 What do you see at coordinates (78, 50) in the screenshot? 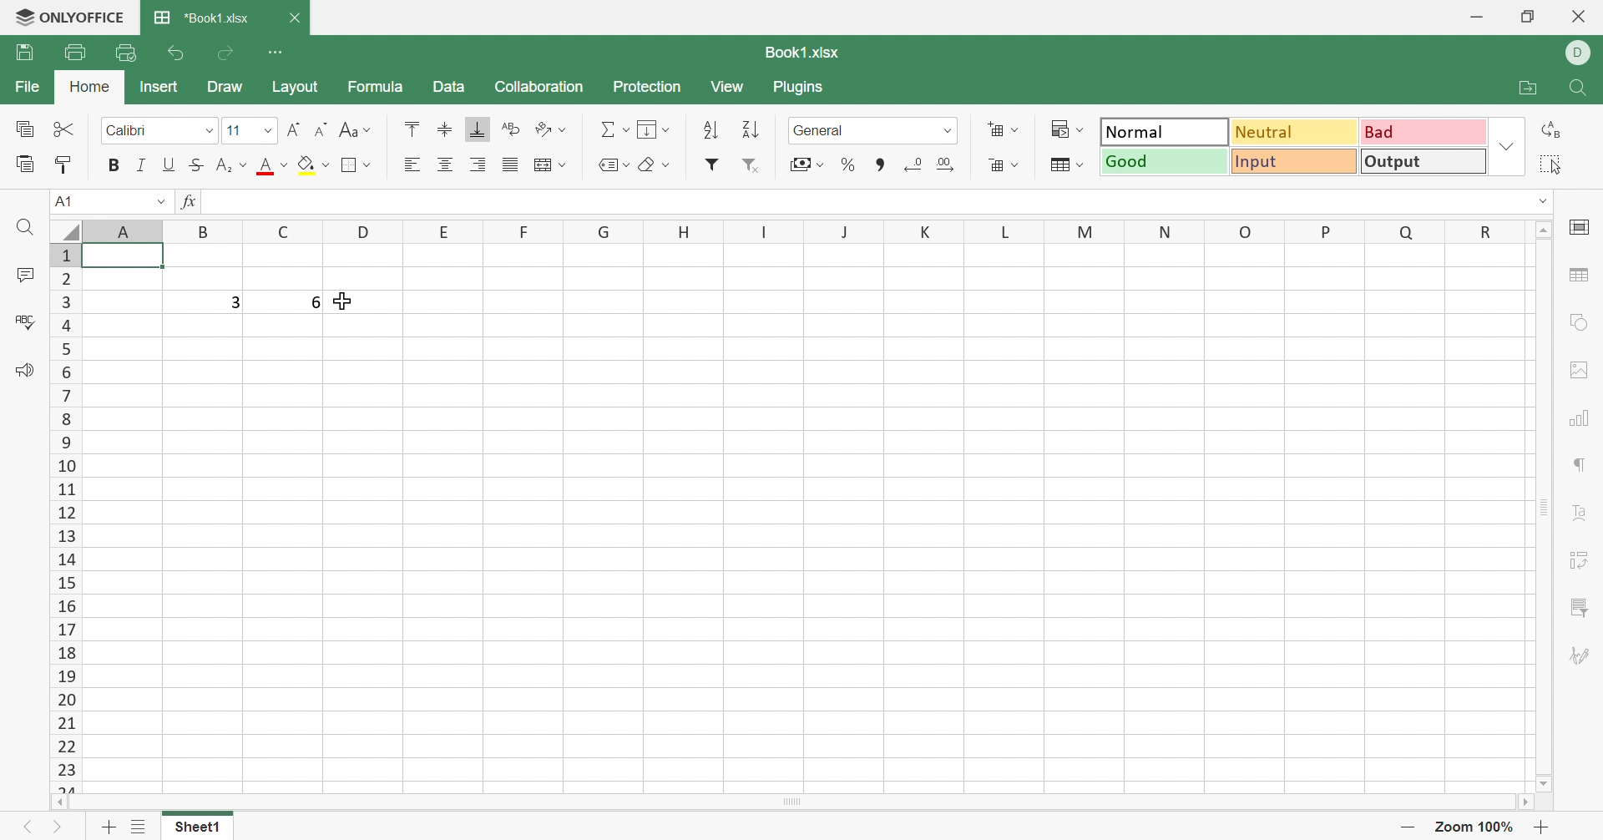
I see `Print file` at bounding box center [78, 50].